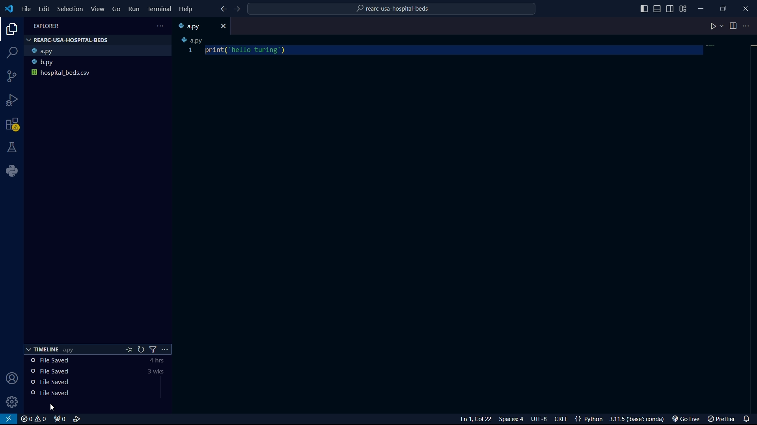 The height and width of the screenshot is (425, 757). What do you see at coordinates (237, 9) in the screenshot?
I see `go forward` at bounding box center [237, 9].